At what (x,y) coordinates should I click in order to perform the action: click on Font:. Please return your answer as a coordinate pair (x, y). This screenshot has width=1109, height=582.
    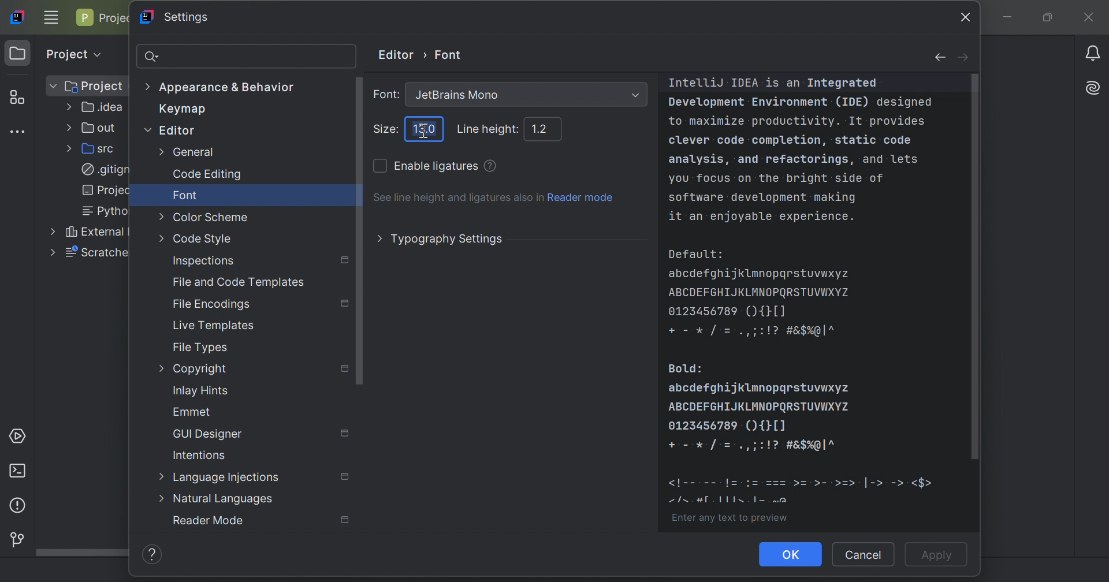
    Looking at the image, I should click on (385, 94).